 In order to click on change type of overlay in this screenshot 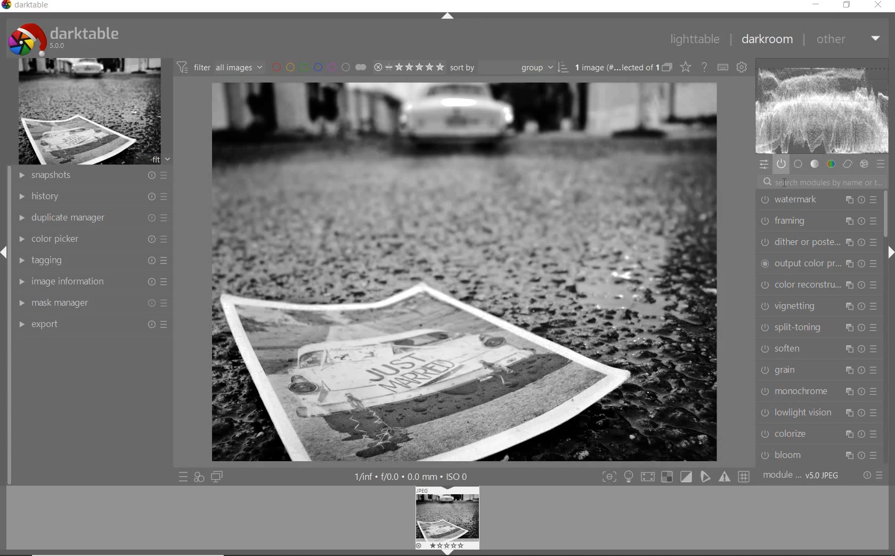, I will do `click(685, 68)`.